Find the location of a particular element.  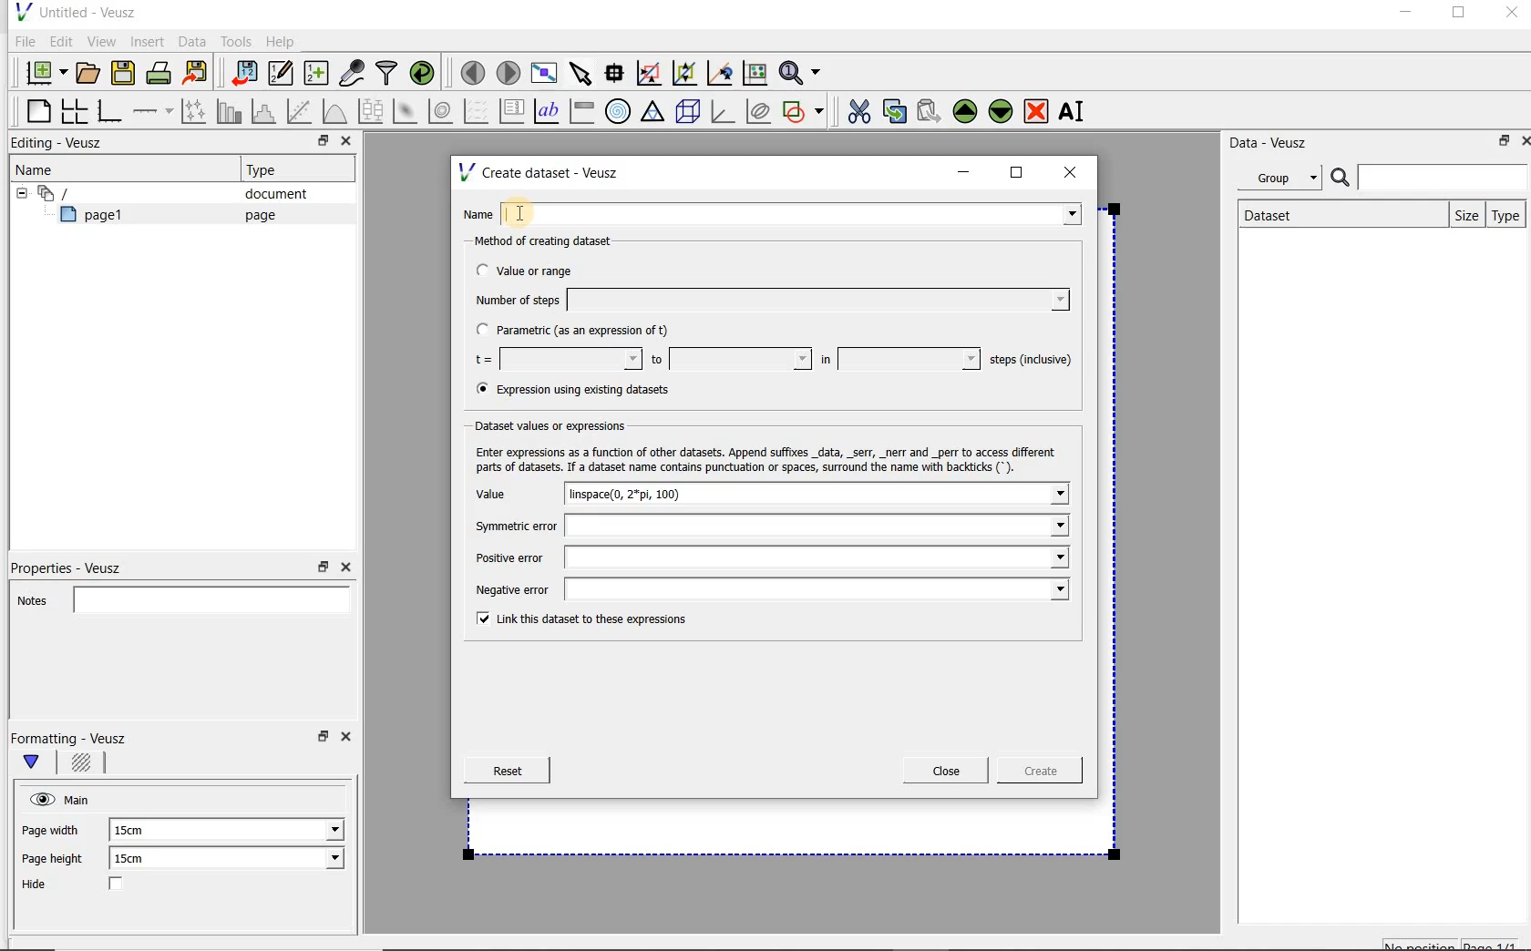

page1 is located at coordinates (99, 218).